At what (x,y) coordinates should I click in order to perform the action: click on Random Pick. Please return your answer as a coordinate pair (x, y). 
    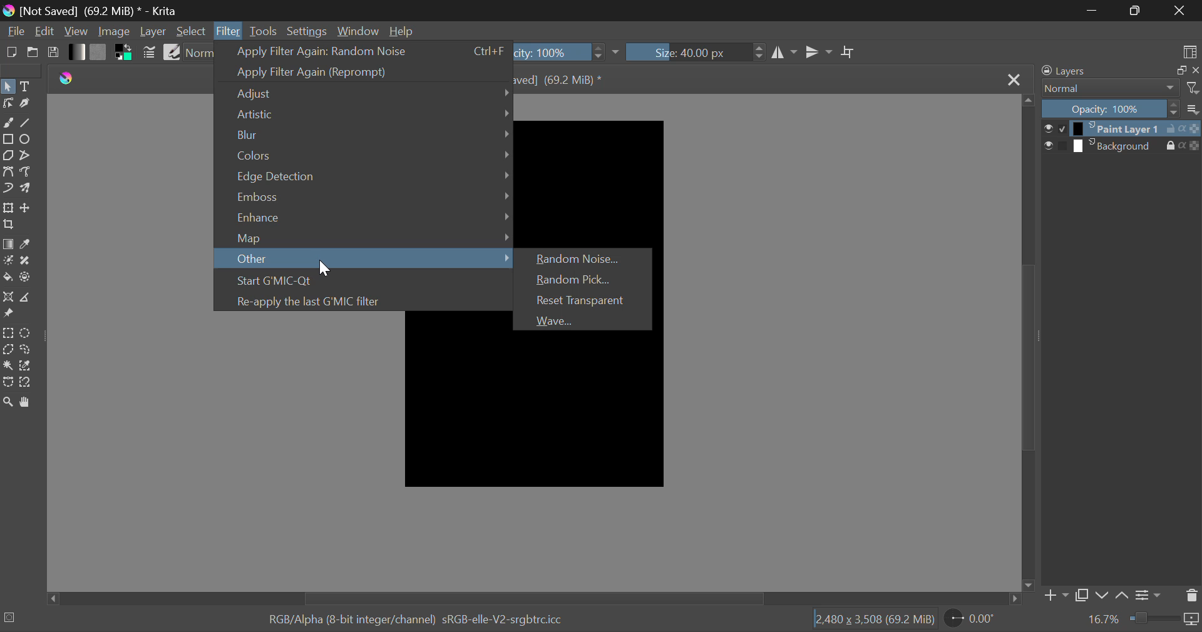
    Looking at the image, I should click on (582, 278).